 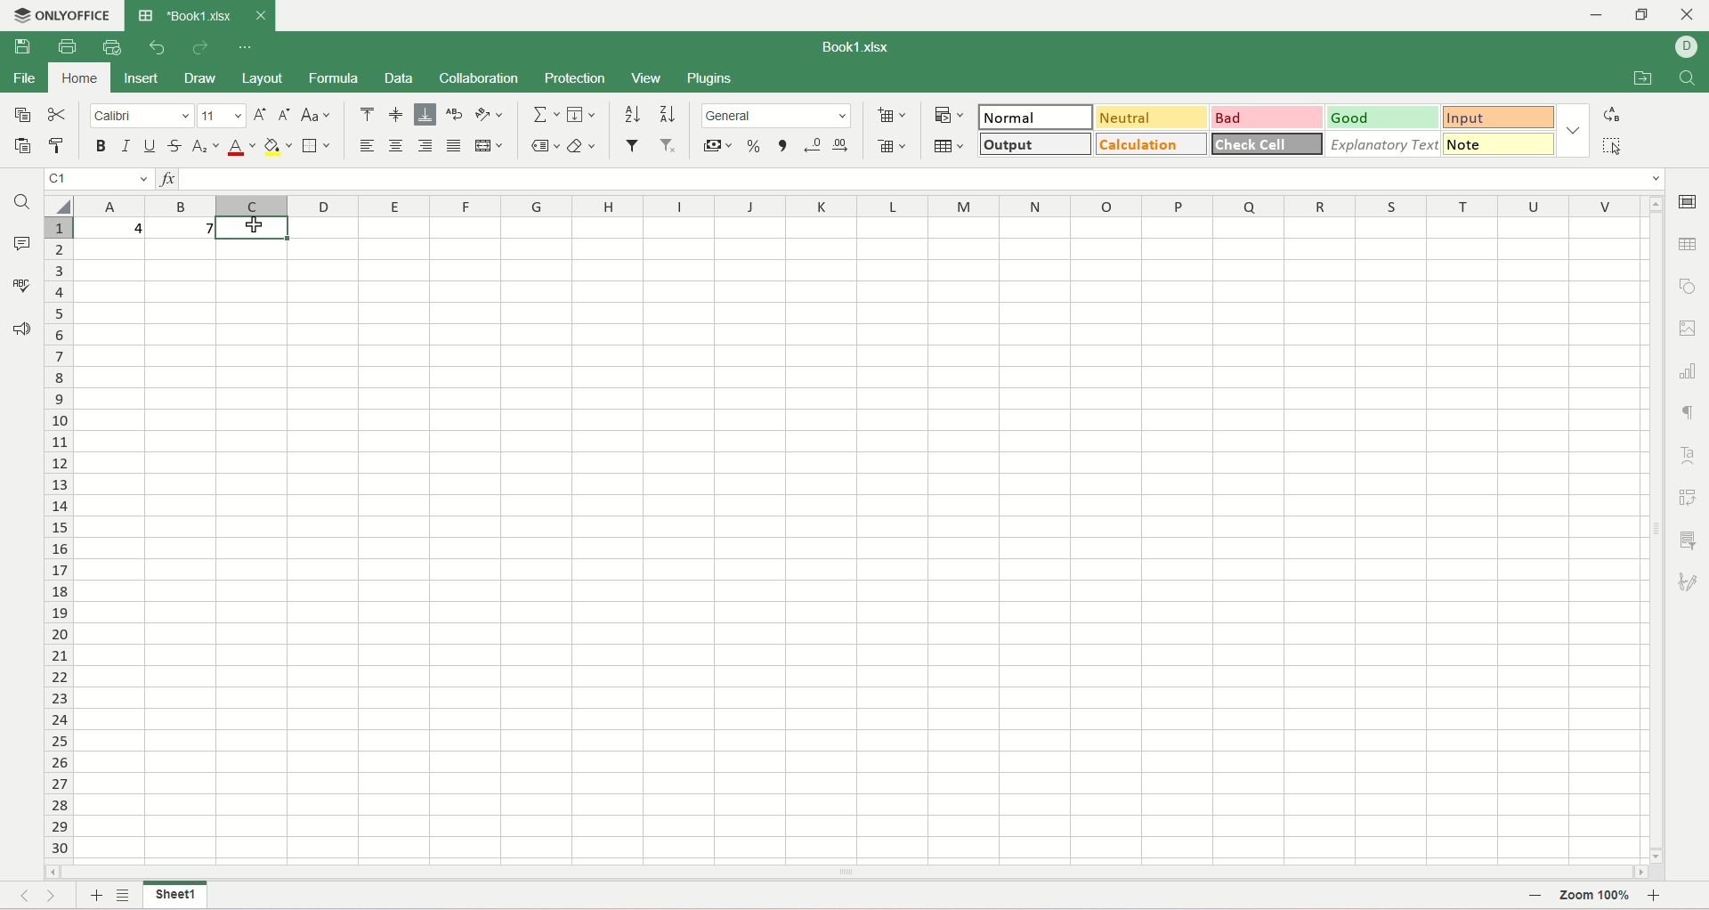 I want to click on sheet list, so click(x=124, y=897).